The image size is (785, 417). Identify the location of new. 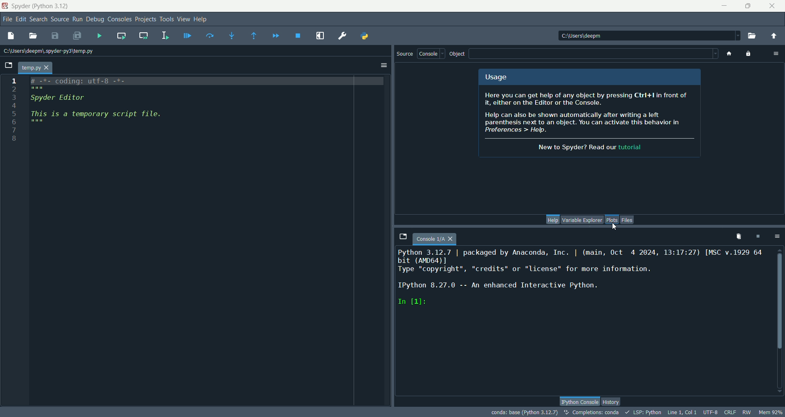
(11, 36).